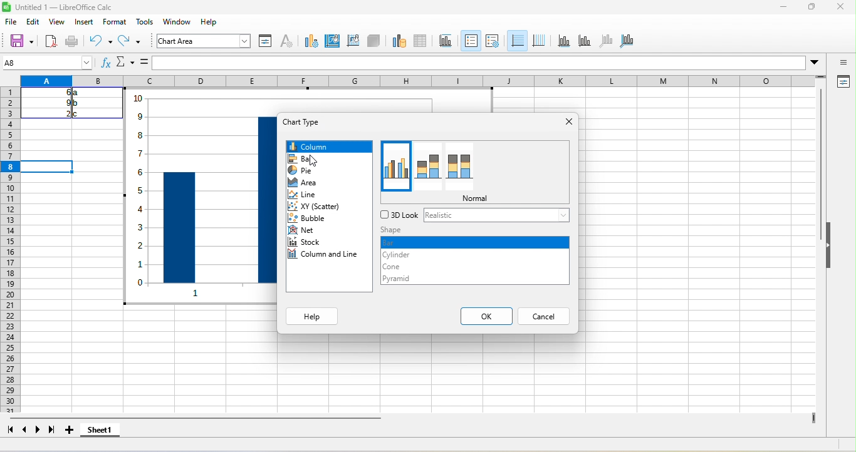 Image resolution: width=856 pixels, height=452 pixels. What do you see at coordinates (545, 317) in the screenshot?
I see `cancel` at bounding box center [545, 317].